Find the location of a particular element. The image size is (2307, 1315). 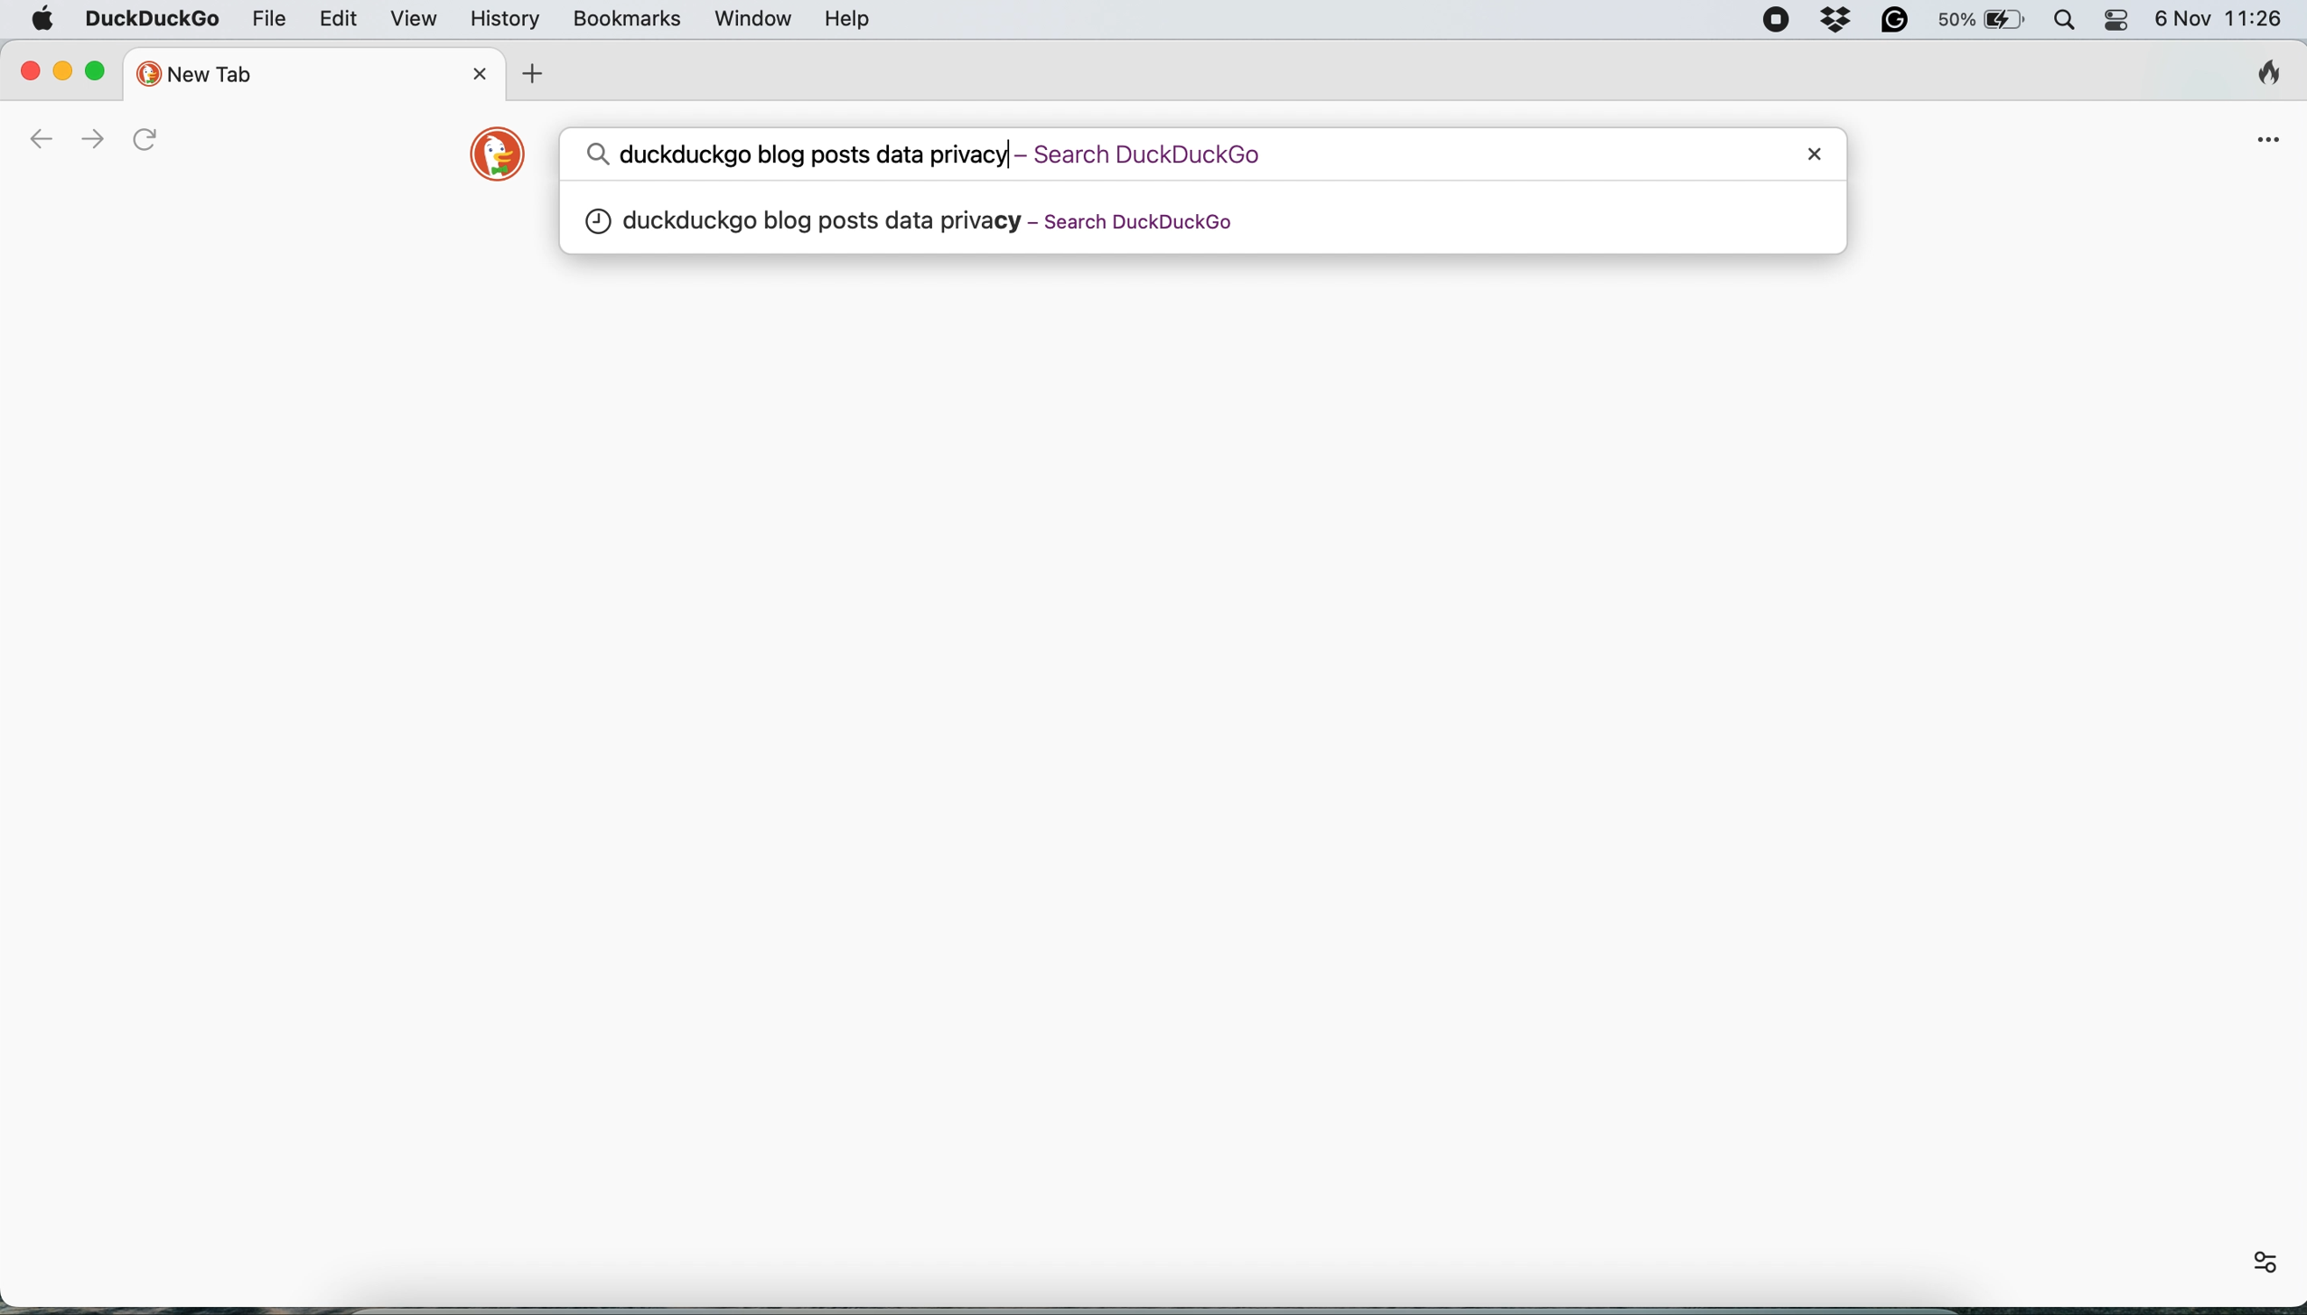

window is located at coordinates (753, 20).